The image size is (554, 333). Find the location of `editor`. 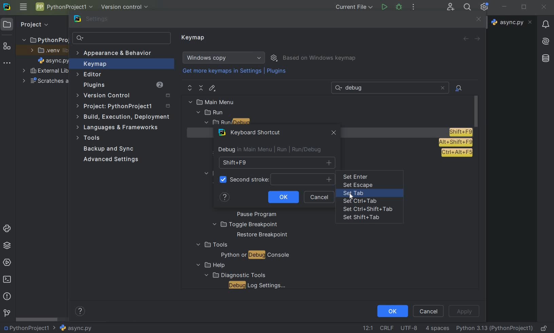

editor is located at coordinates (90, 74).